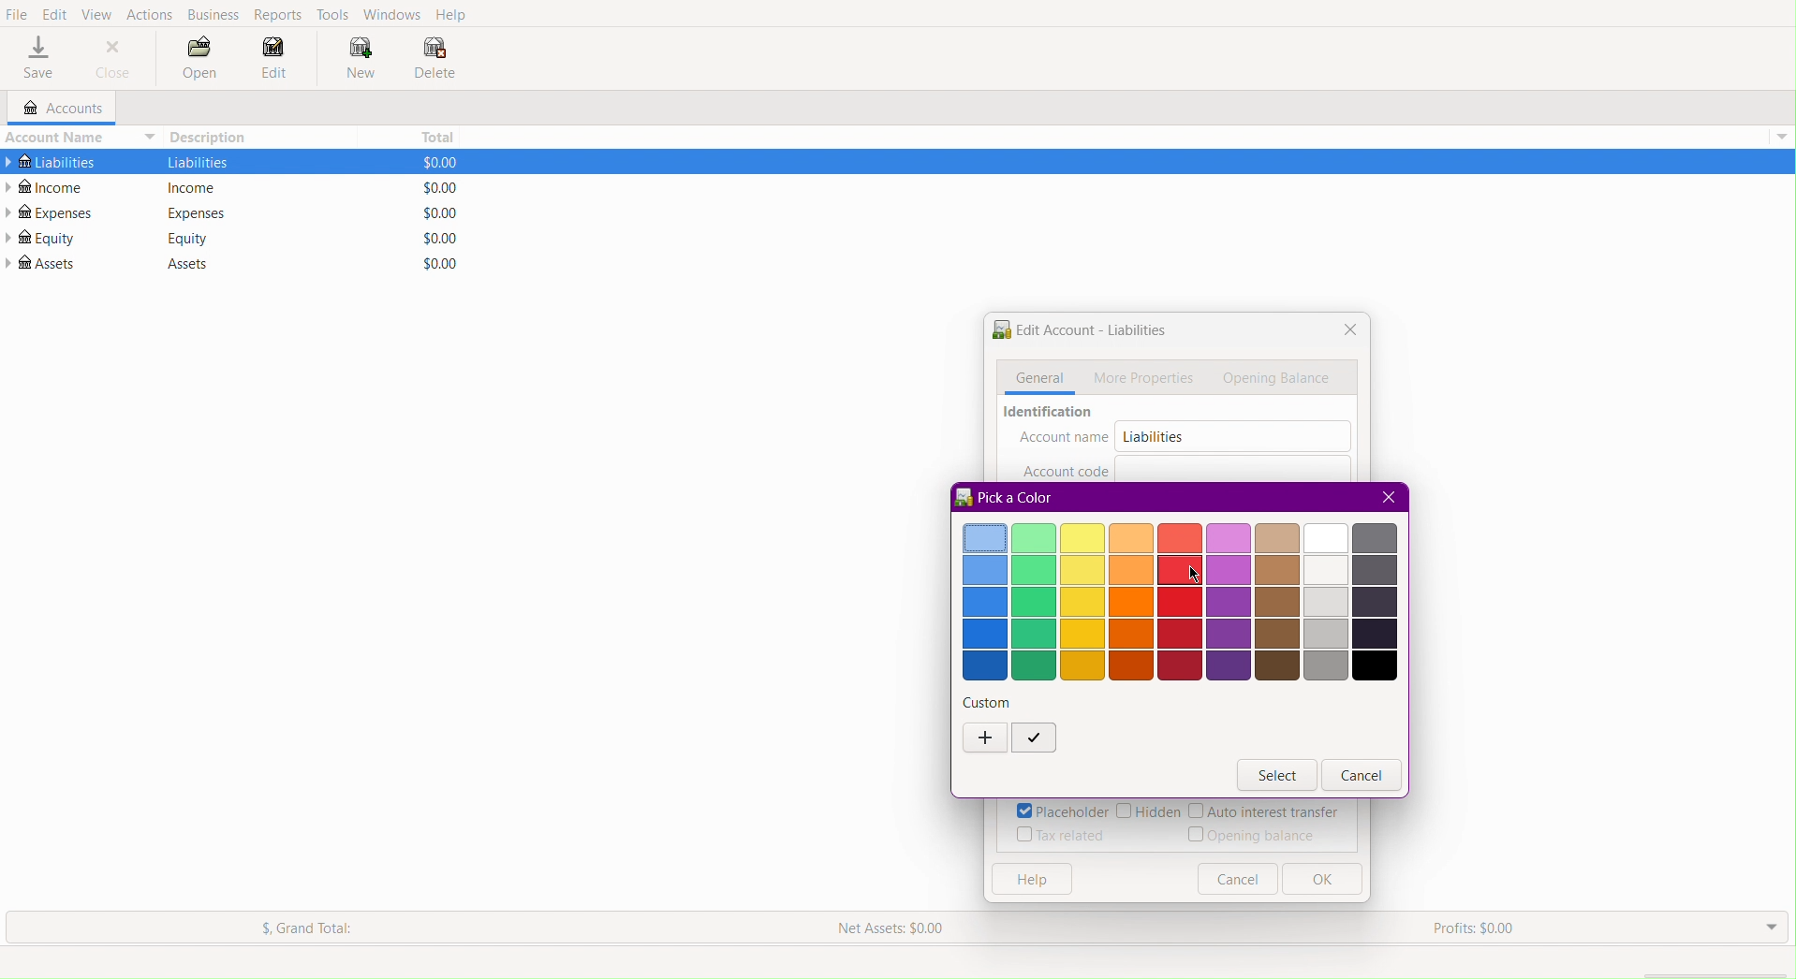  I want to click on Total, so click(433, 134).